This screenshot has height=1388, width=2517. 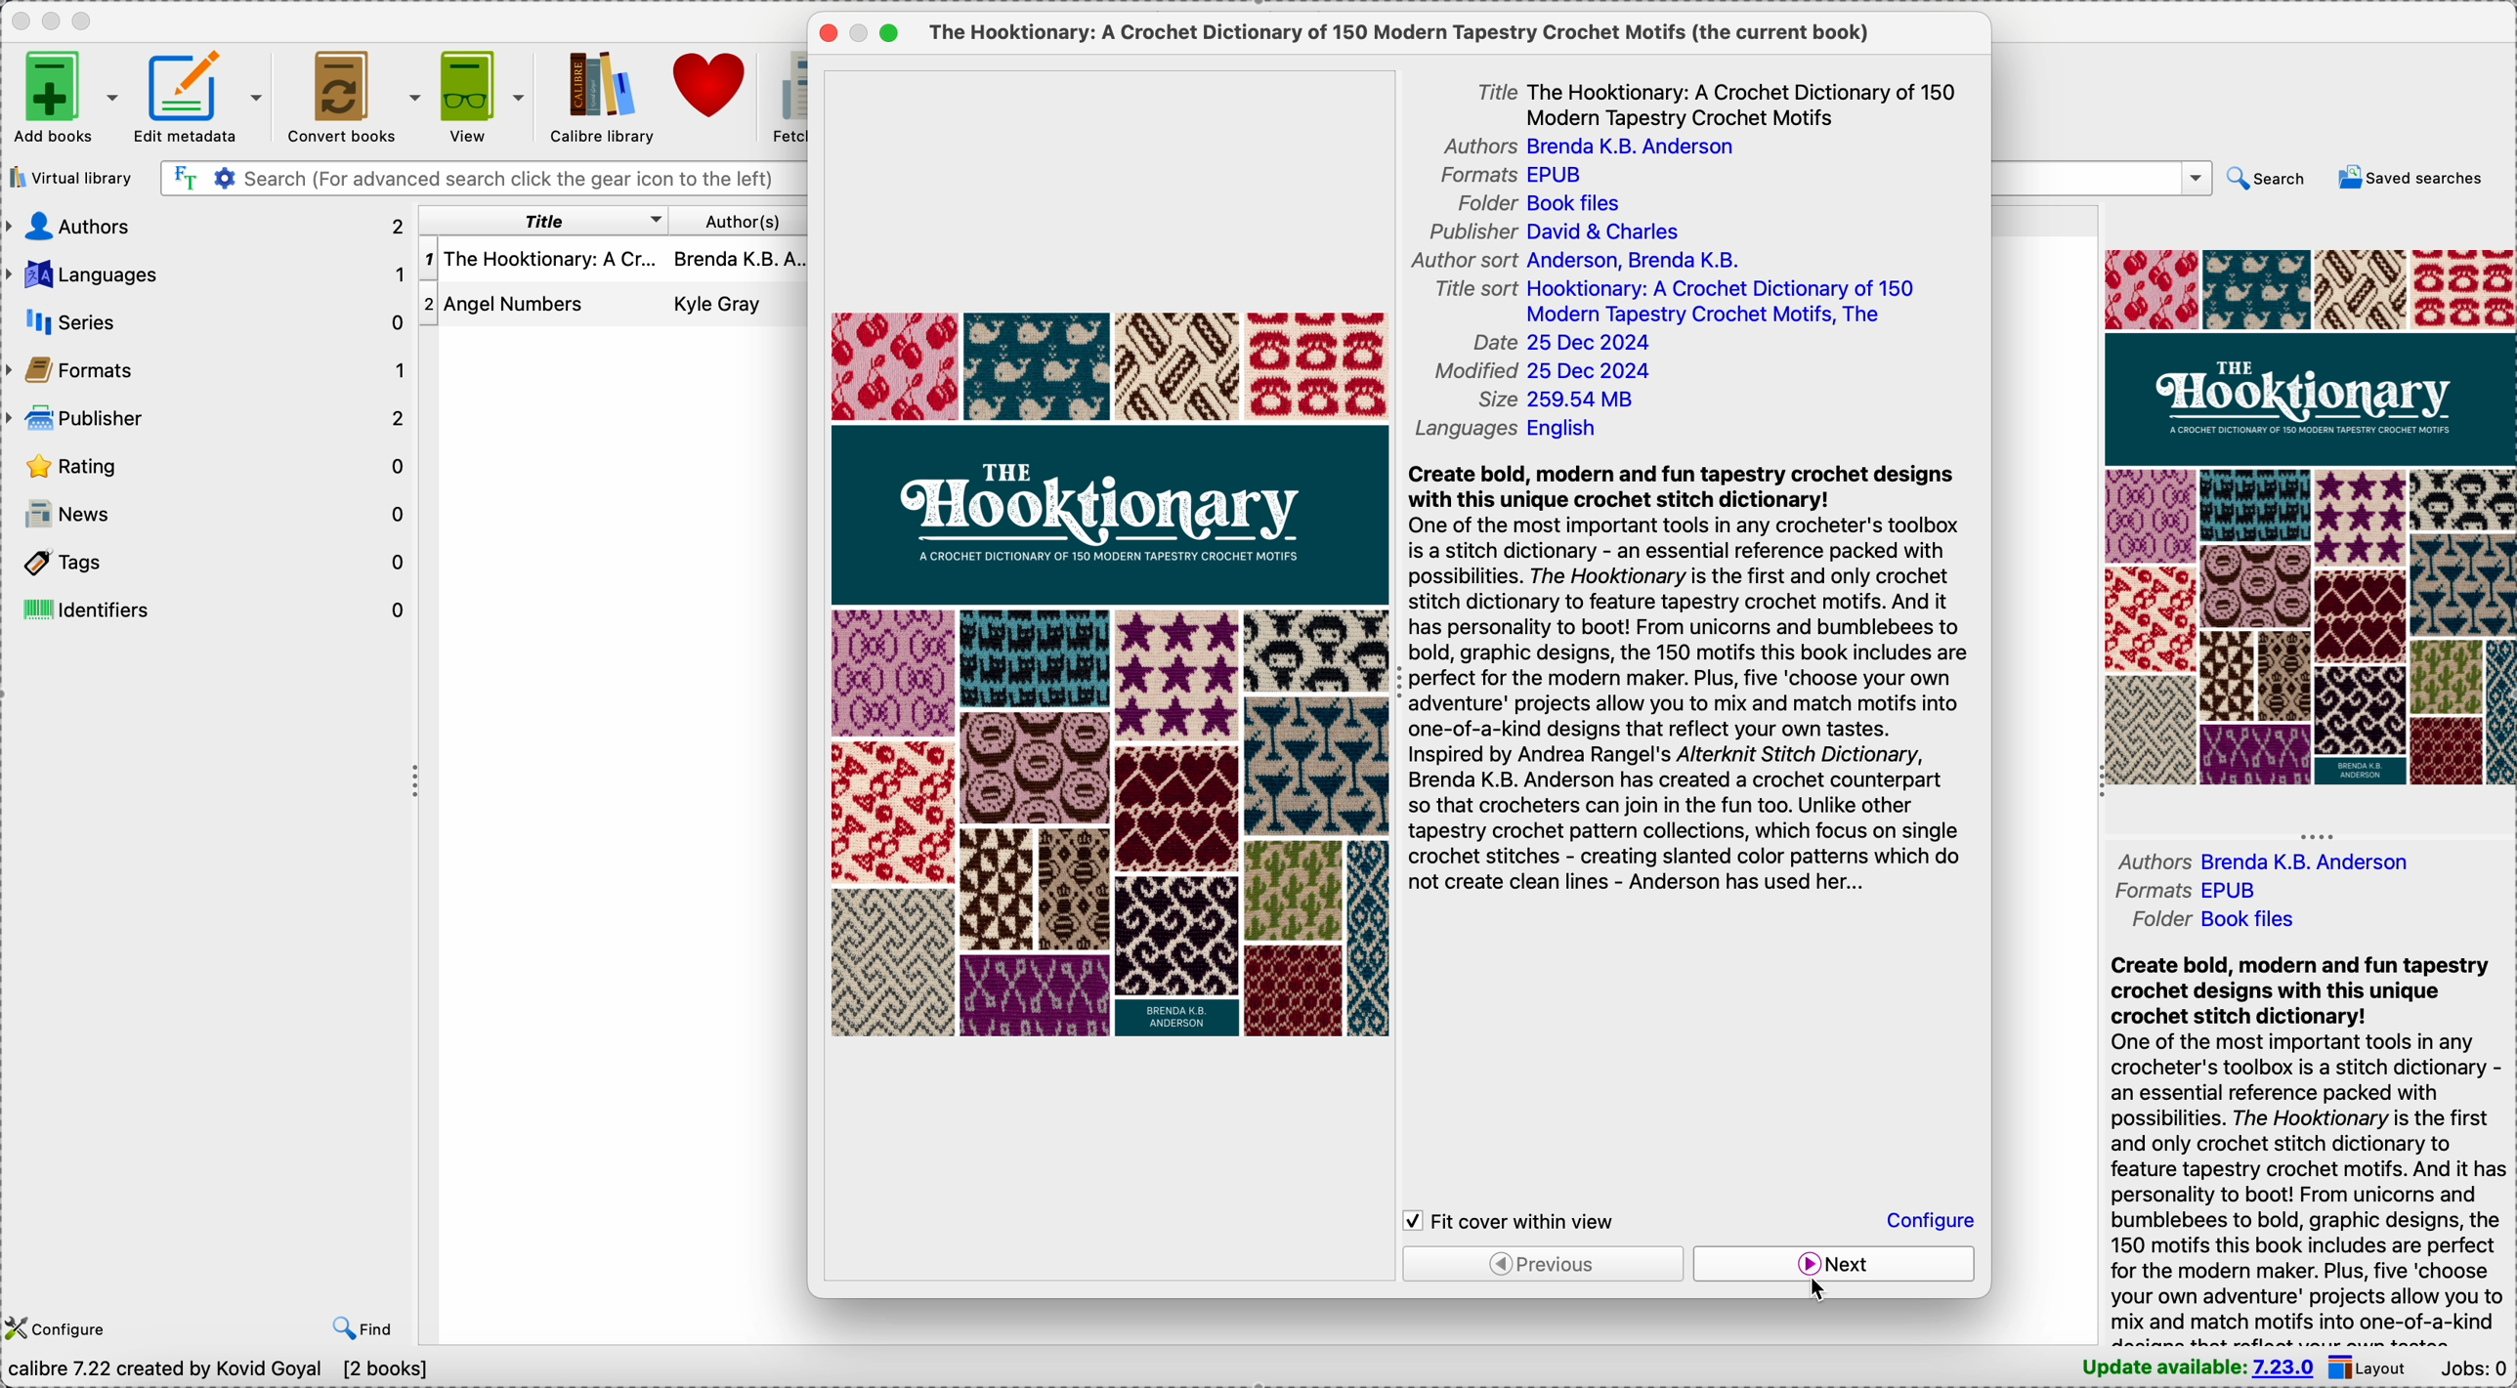 I want to click on publisher, so click(x=1553, y=232).